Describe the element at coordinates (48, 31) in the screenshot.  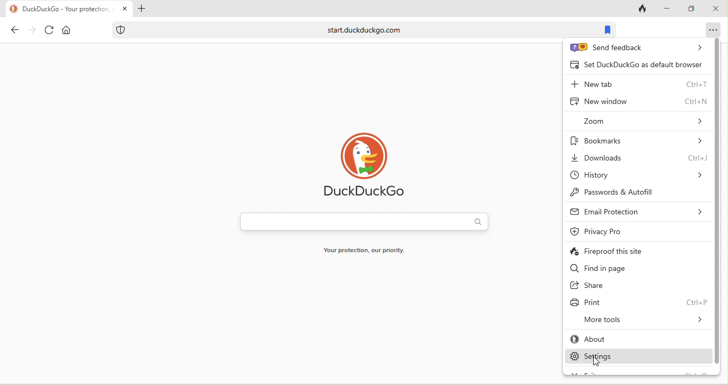
I see `refresh` at that location.